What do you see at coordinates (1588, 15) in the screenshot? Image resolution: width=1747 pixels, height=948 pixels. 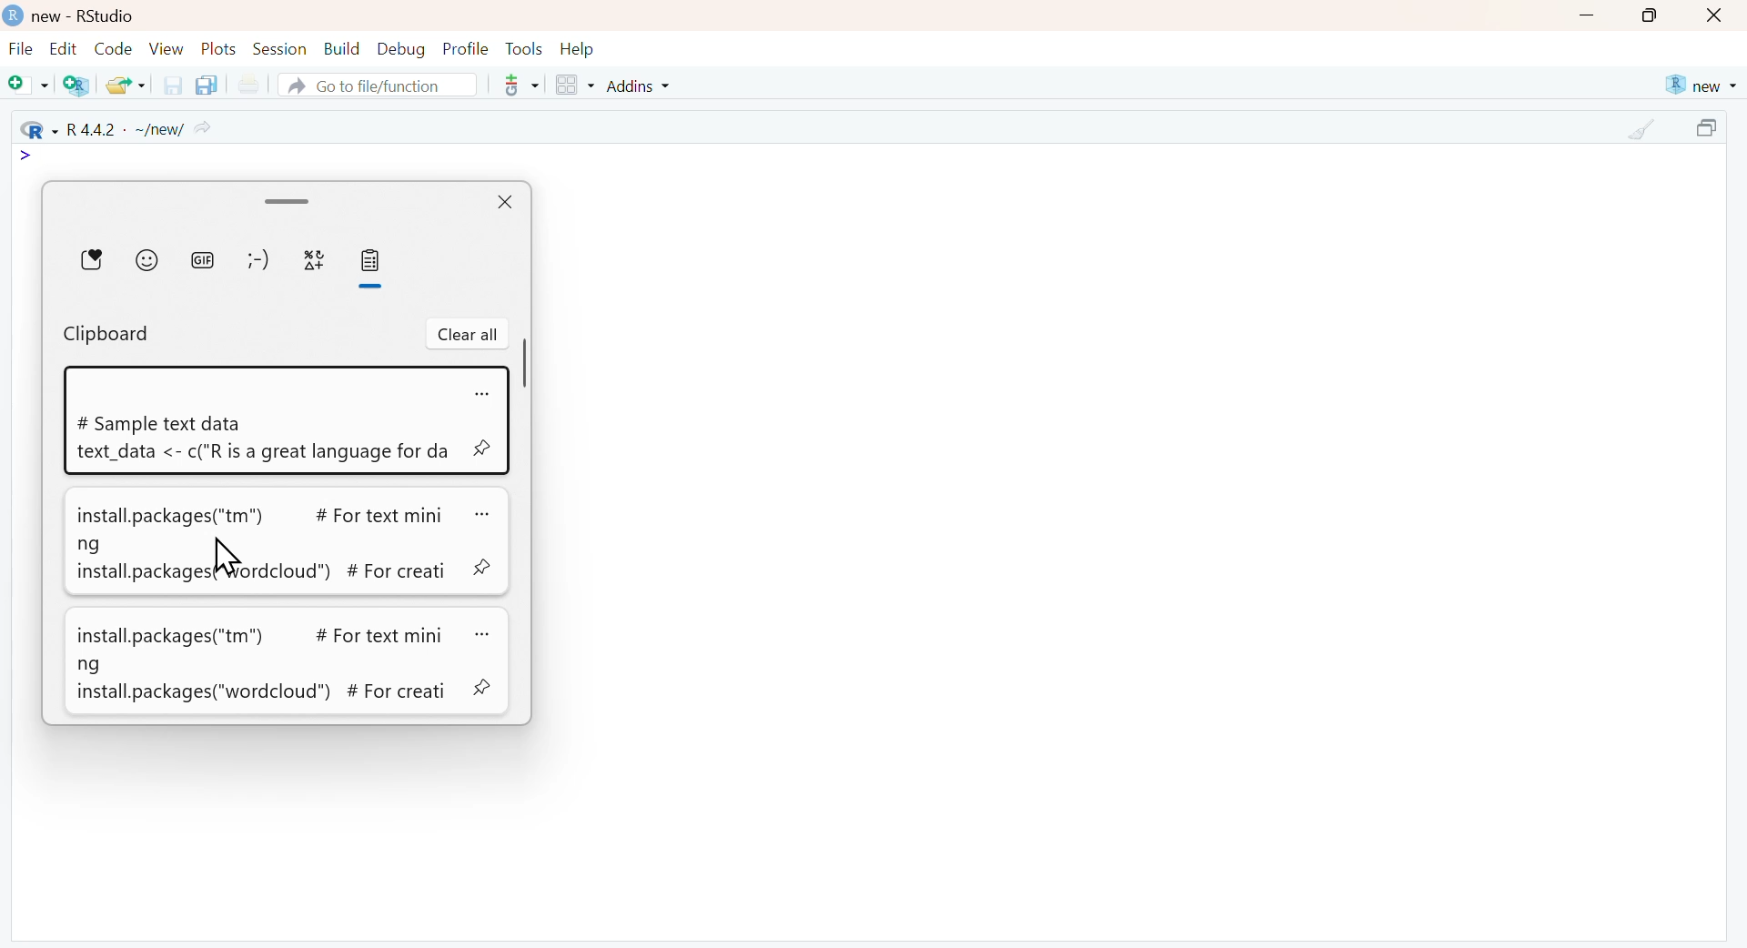 I see `minimize` at bounding box center [1588, 15].